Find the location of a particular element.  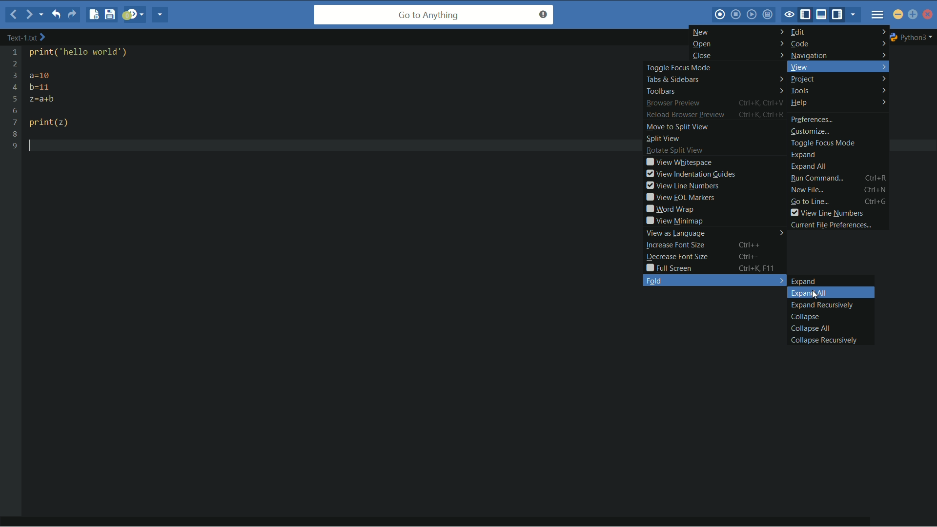

new file is located at coordinates (807, 190).